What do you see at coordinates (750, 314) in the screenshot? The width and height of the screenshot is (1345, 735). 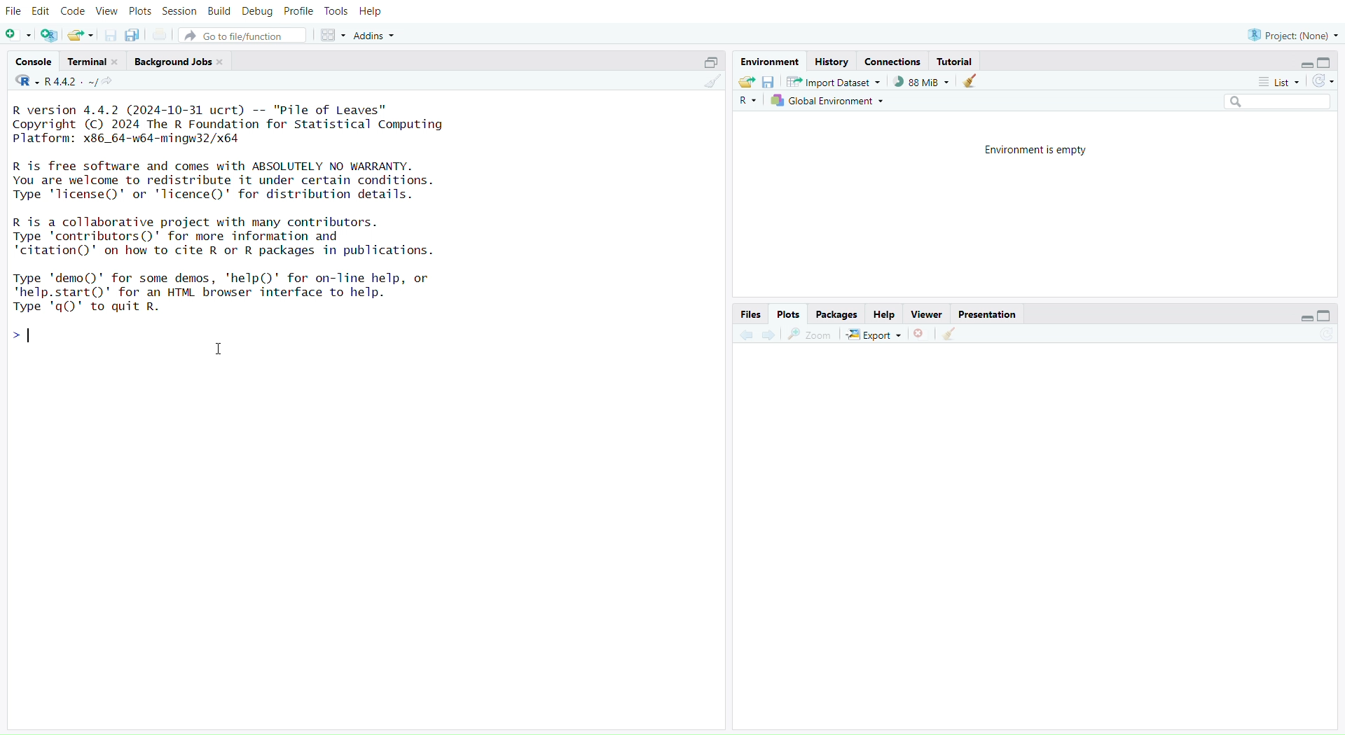 I see `files` at bounding box center [750, 314].